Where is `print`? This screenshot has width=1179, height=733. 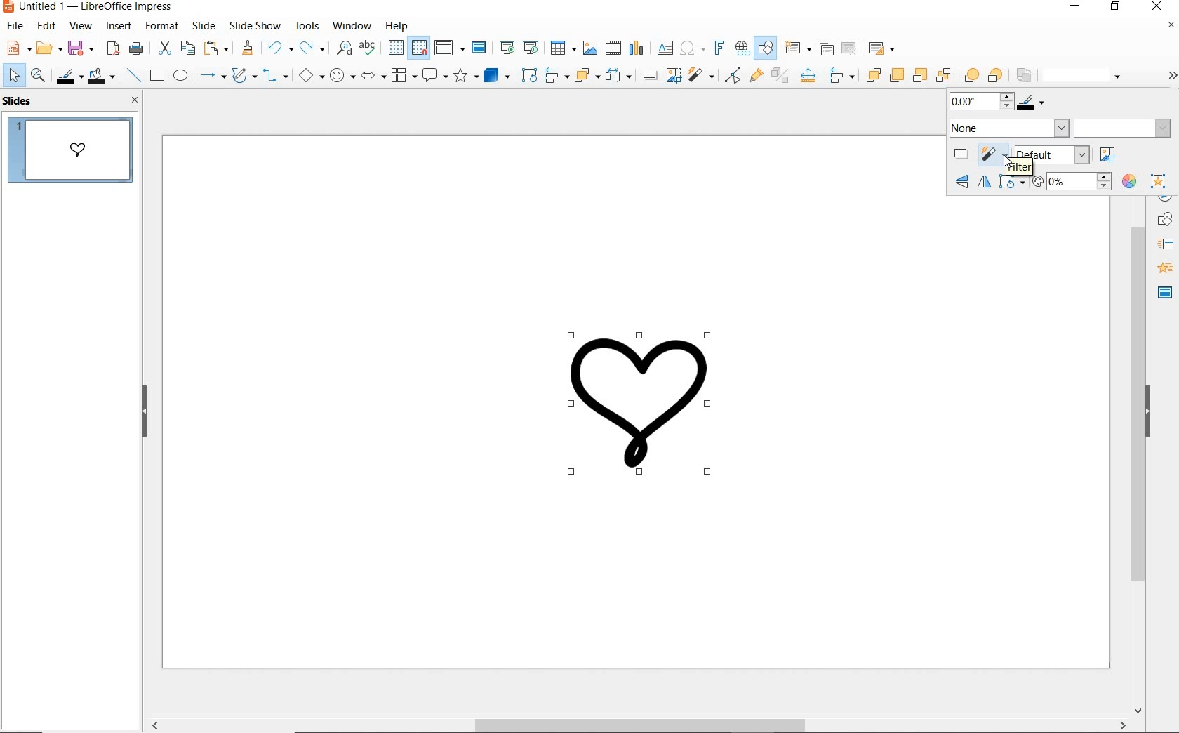 print is located at coordinates (136, 48).